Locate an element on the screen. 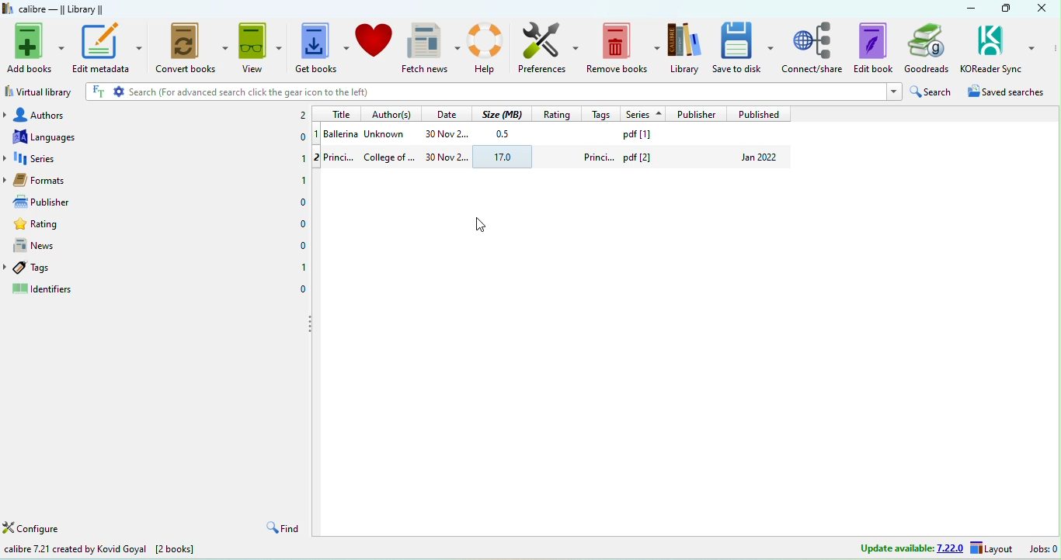 The height and width of the screenshot is (560, 1061). calibre -library is located at coordinates (62, 9).